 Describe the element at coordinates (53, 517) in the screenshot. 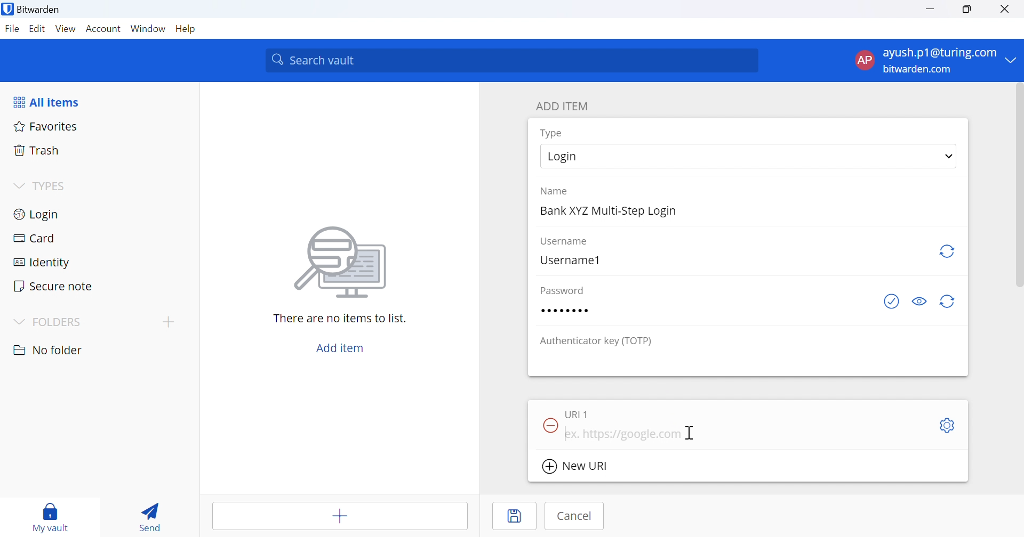

I see `my vault` at that location.